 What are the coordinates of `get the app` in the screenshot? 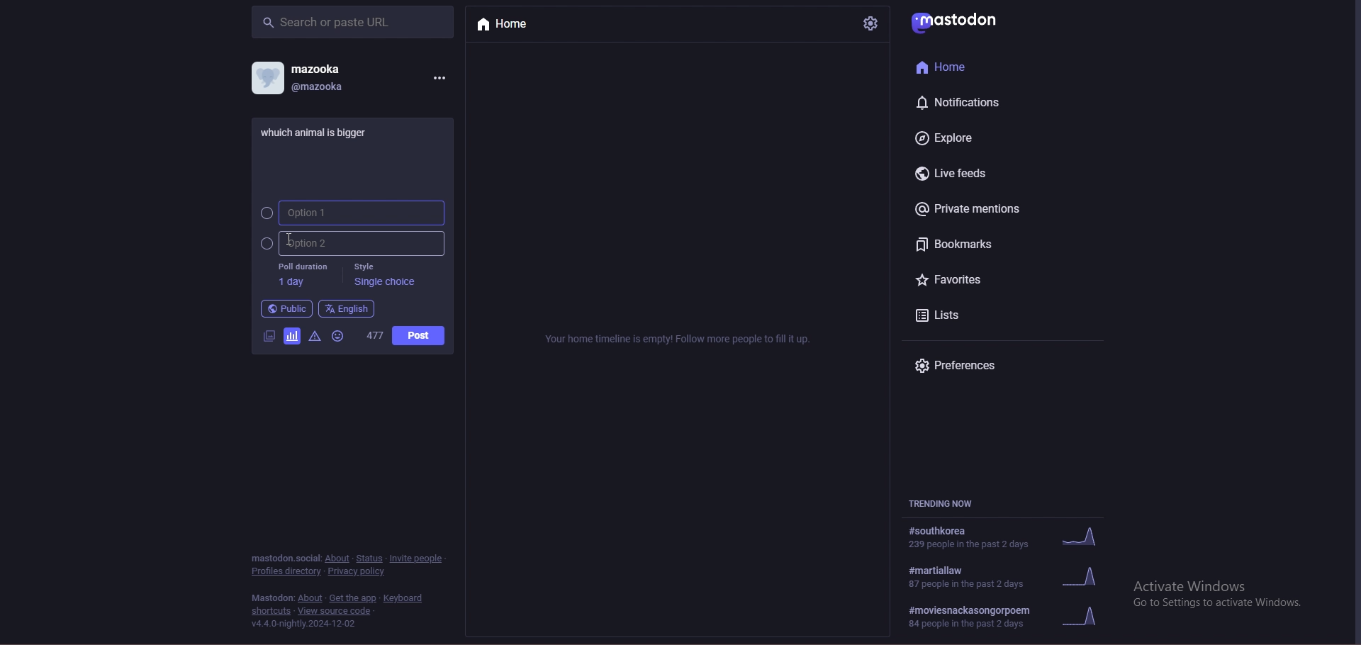 It's located at (352, 598).